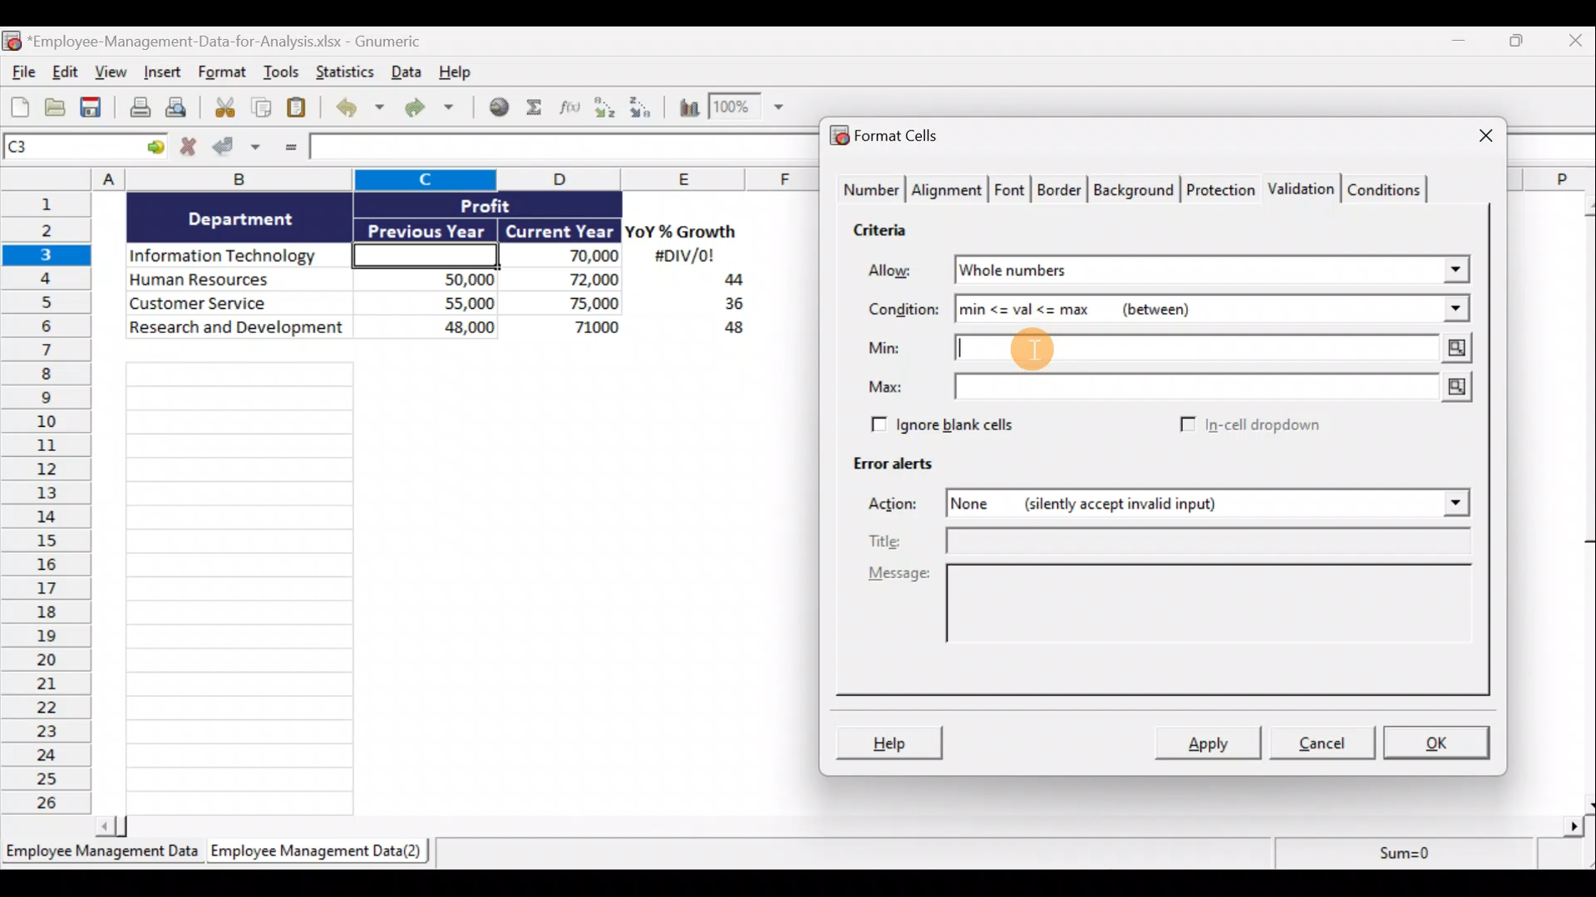 This screenshot has height=897, width=1596. Describe the element at coordinates (11, 41) in the screenshot. I see `Gnumeric logo` at that location.